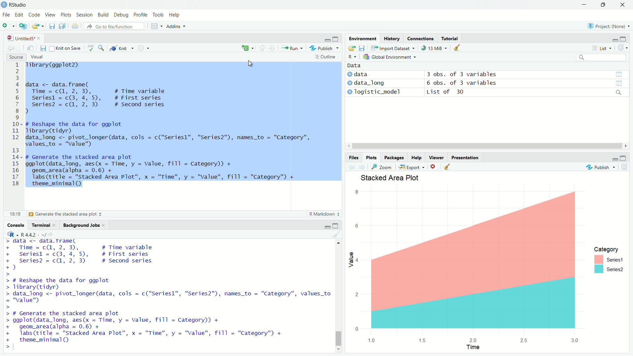 This screenshot has width=633, height=356. I want to click on files, so click(363, 48).